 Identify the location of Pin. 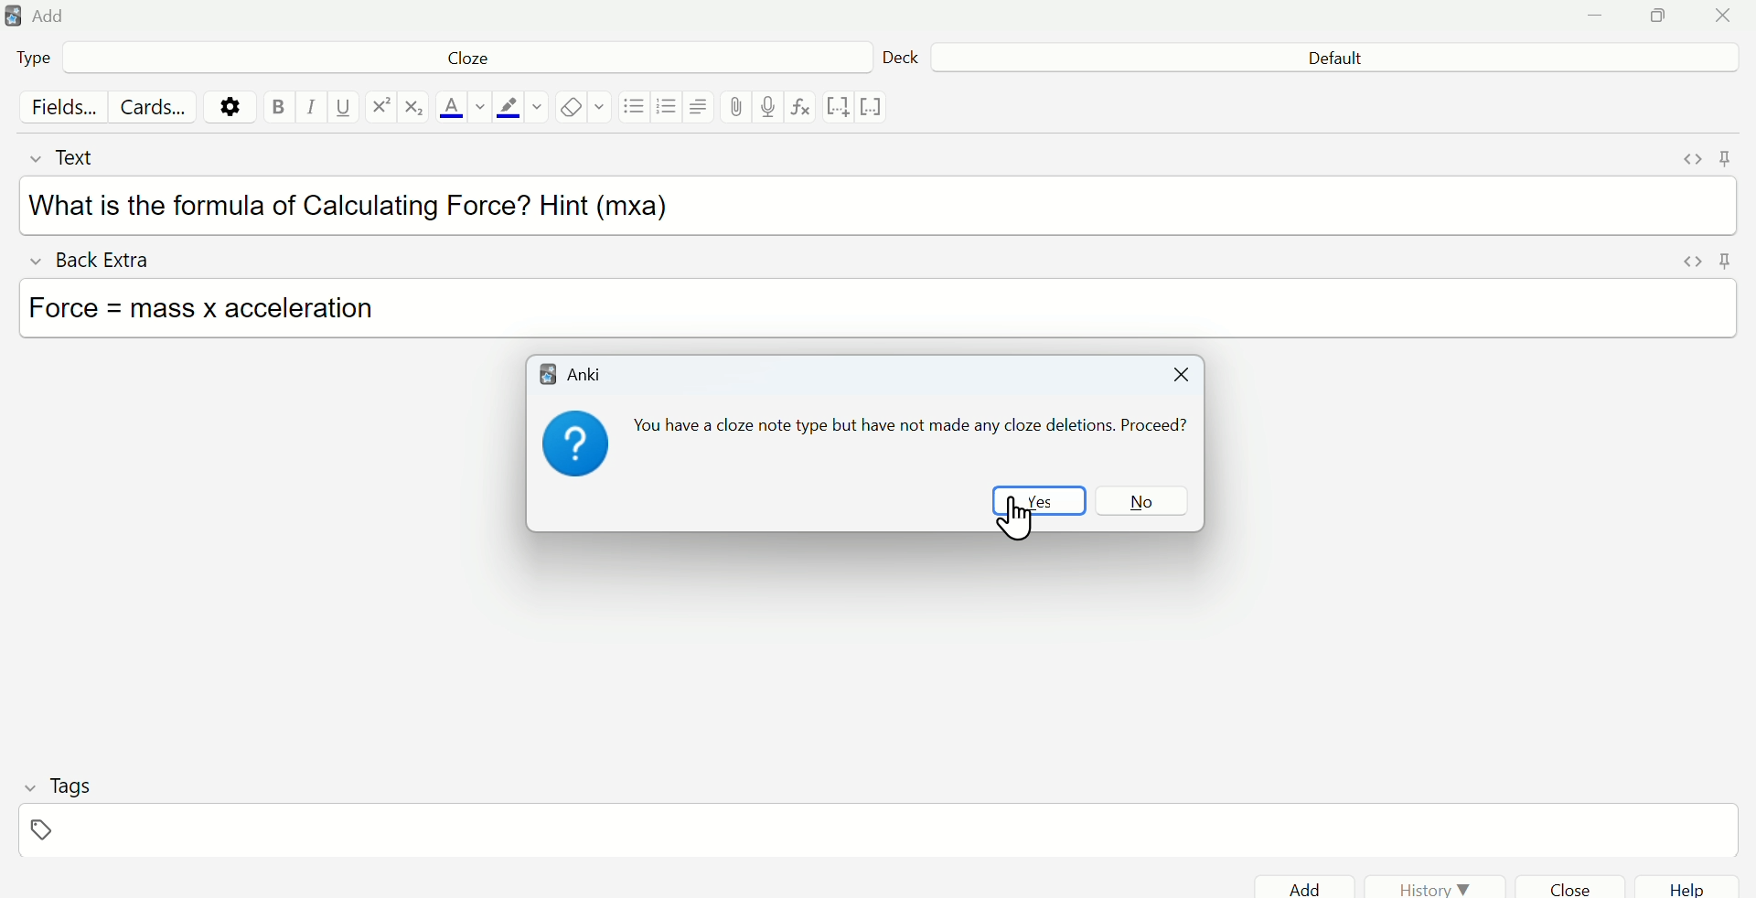
(1724, 157).